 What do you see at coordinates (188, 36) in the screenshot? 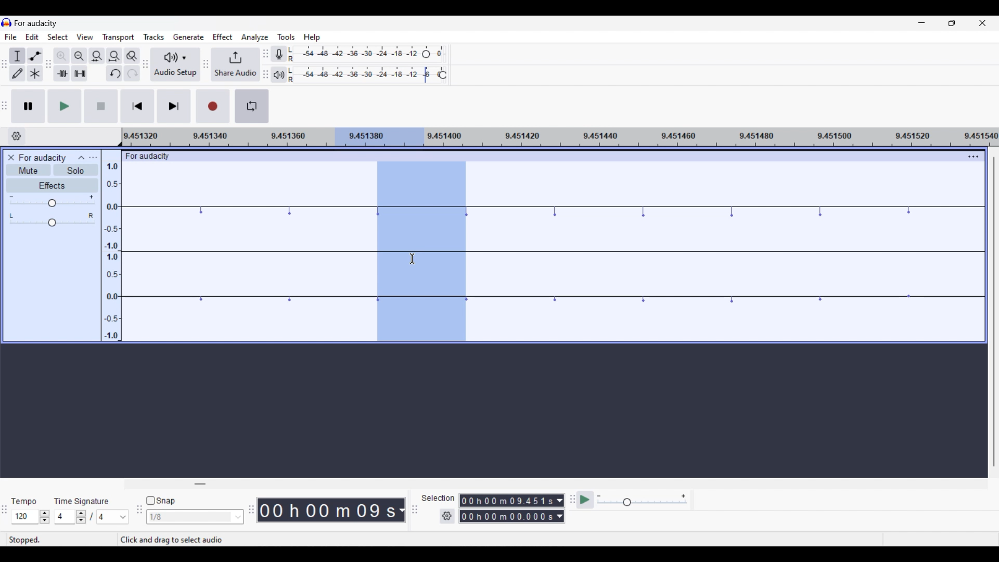
I see `Generate menu` at bounding box center [188, 36].